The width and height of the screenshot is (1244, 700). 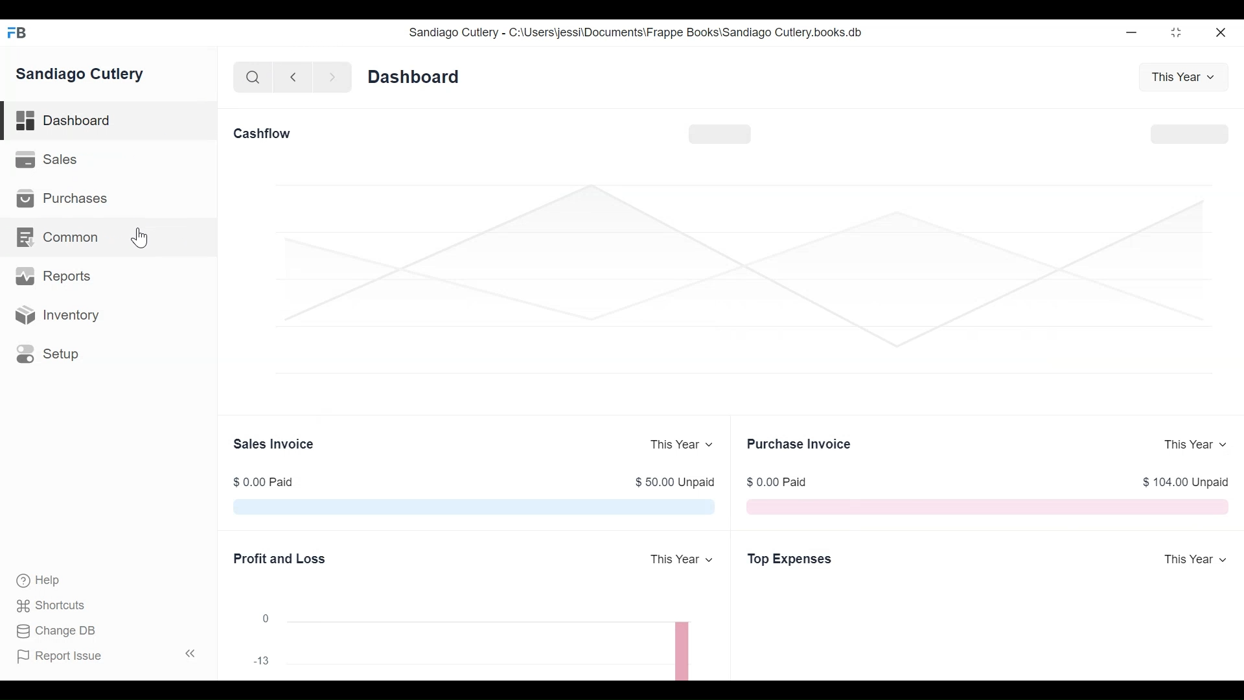 What do you see at coordinates (37, 579) in the screenshot?
I see `Help` at bounding box center [37, 579].